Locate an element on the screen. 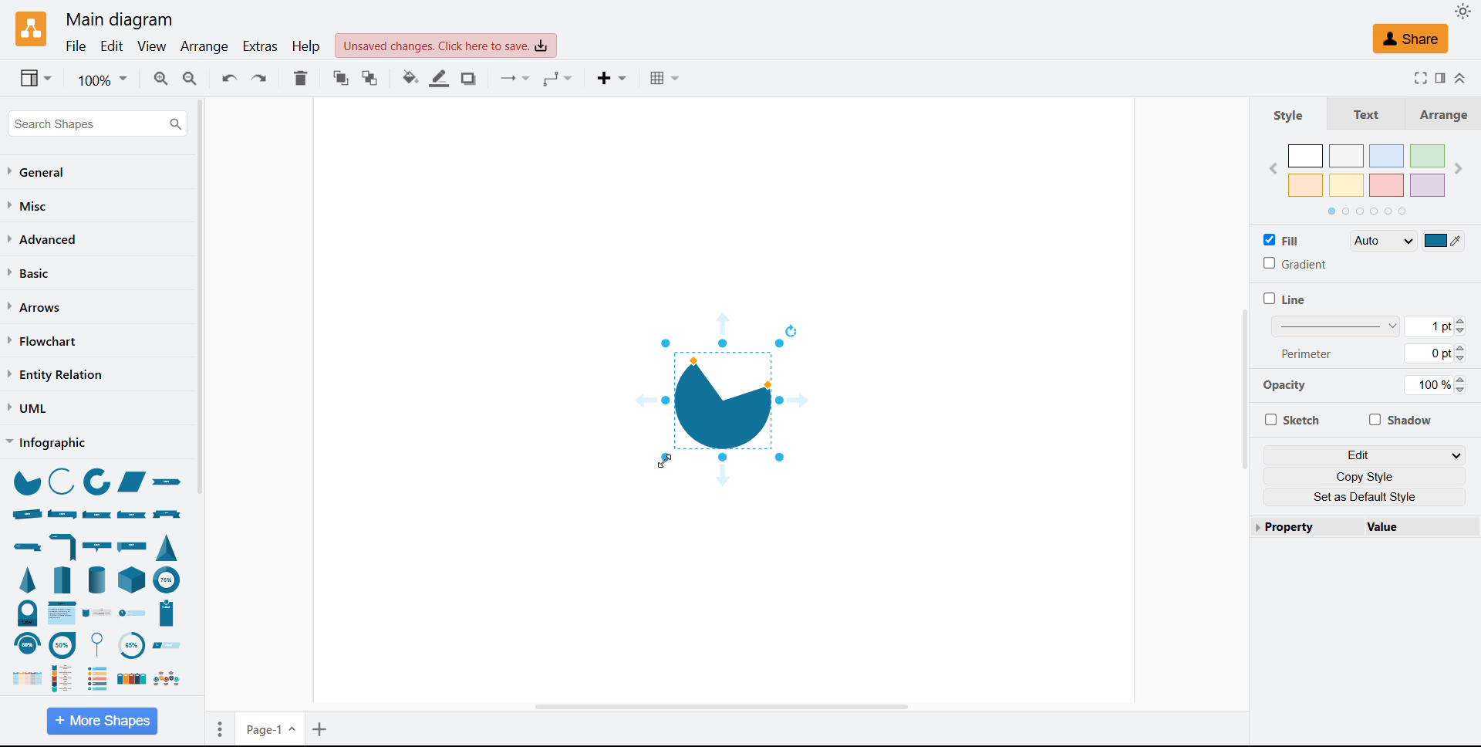 This screenshot has width=1481, height=747. flag is located at coordinates (134, 545).